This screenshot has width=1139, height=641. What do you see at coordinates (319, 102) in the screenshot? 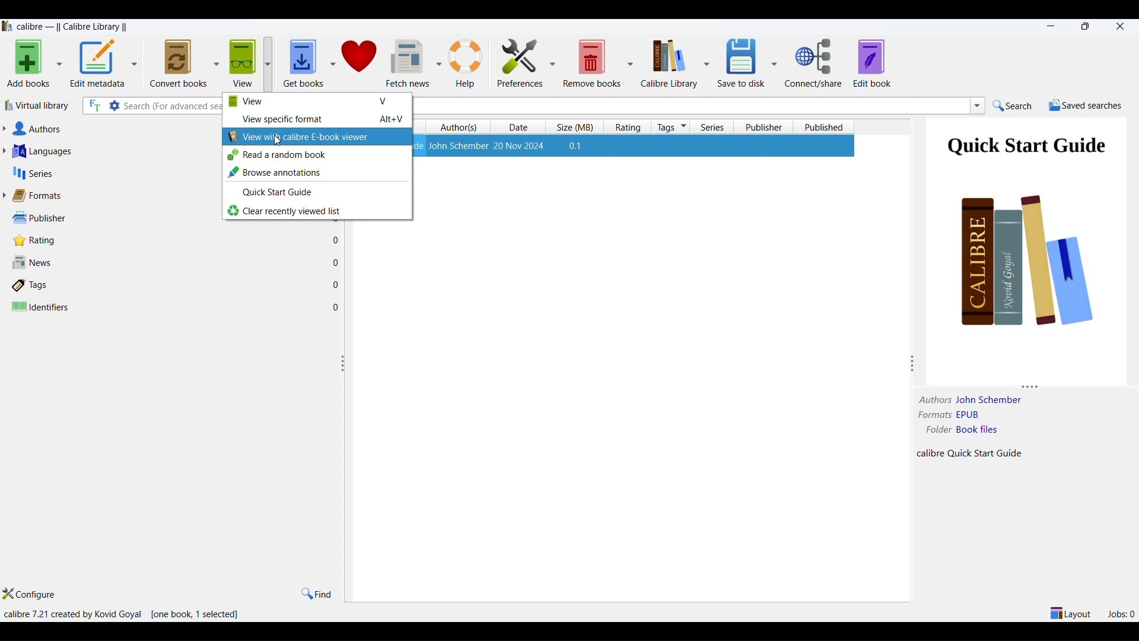
I see `view` at bounding box center [319, 102].